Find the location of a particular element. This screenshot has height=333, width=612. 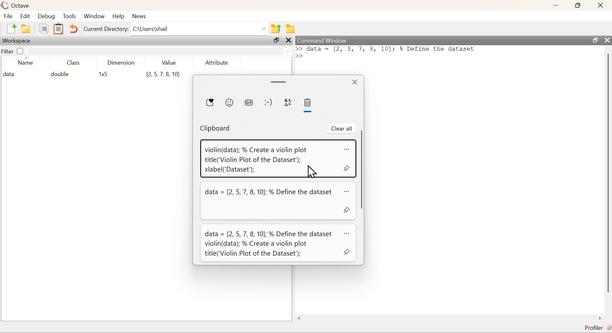

logo is located at coordinates (5, 5).